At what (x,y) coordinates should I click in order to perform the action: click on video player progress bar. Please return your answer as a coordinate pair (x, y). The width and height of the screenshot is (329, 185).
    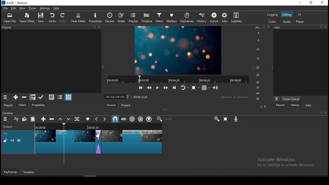
    Looking at the image, I should click on (177, 79).